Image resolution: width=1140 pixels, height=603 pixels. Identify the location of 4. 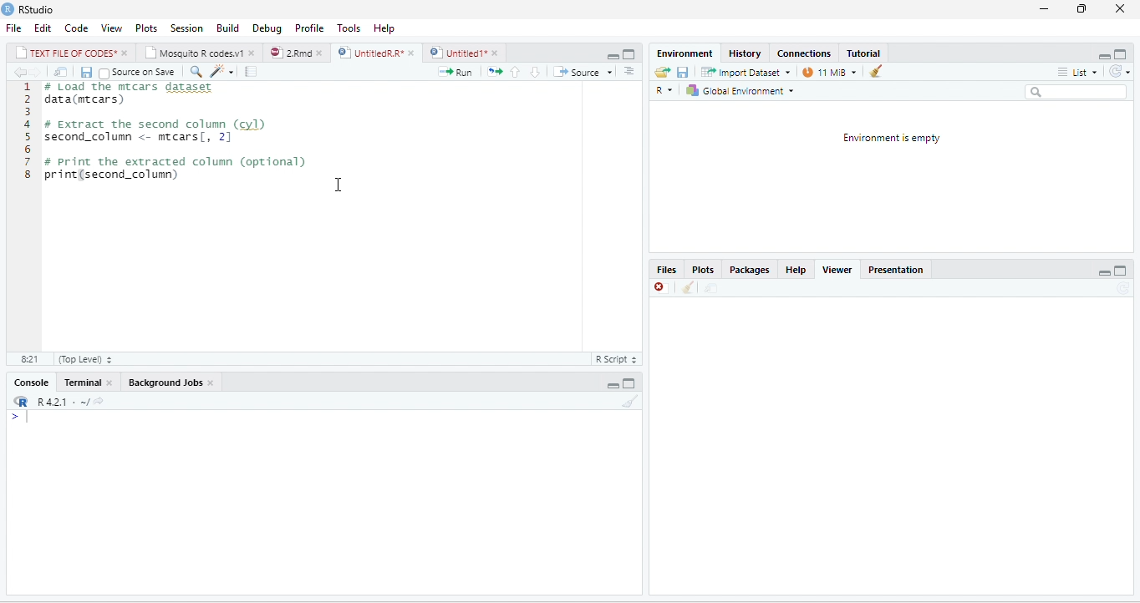
(27, 124).